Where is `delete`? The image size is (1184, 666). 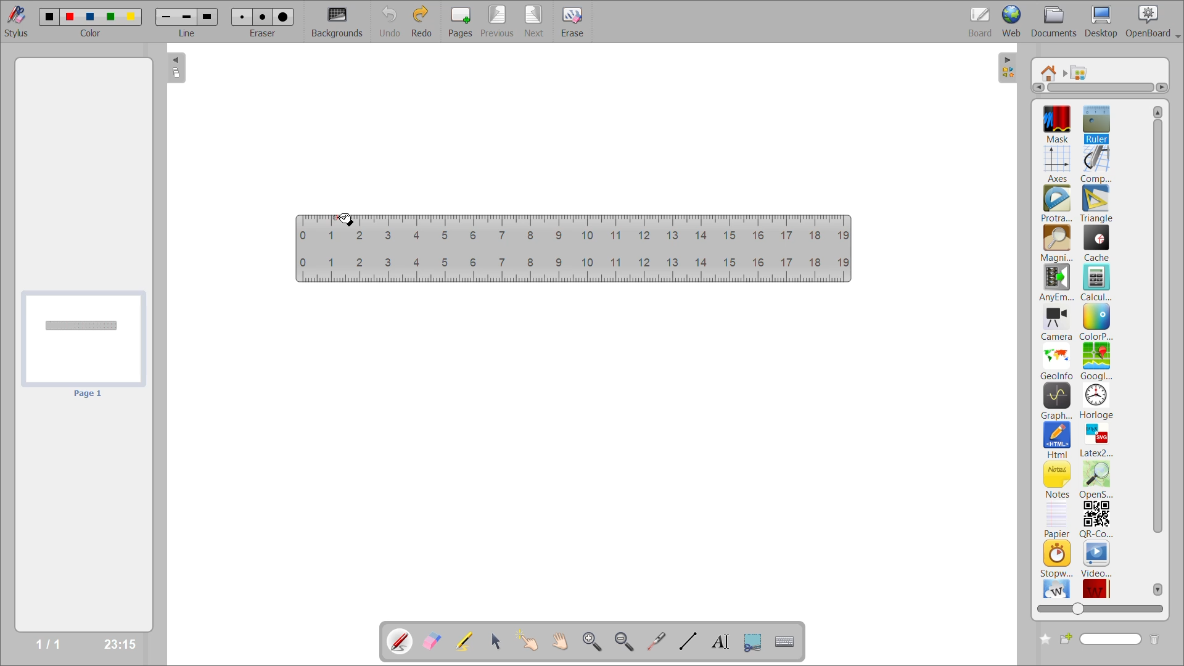 delete is located at coordinates (1154, 639).